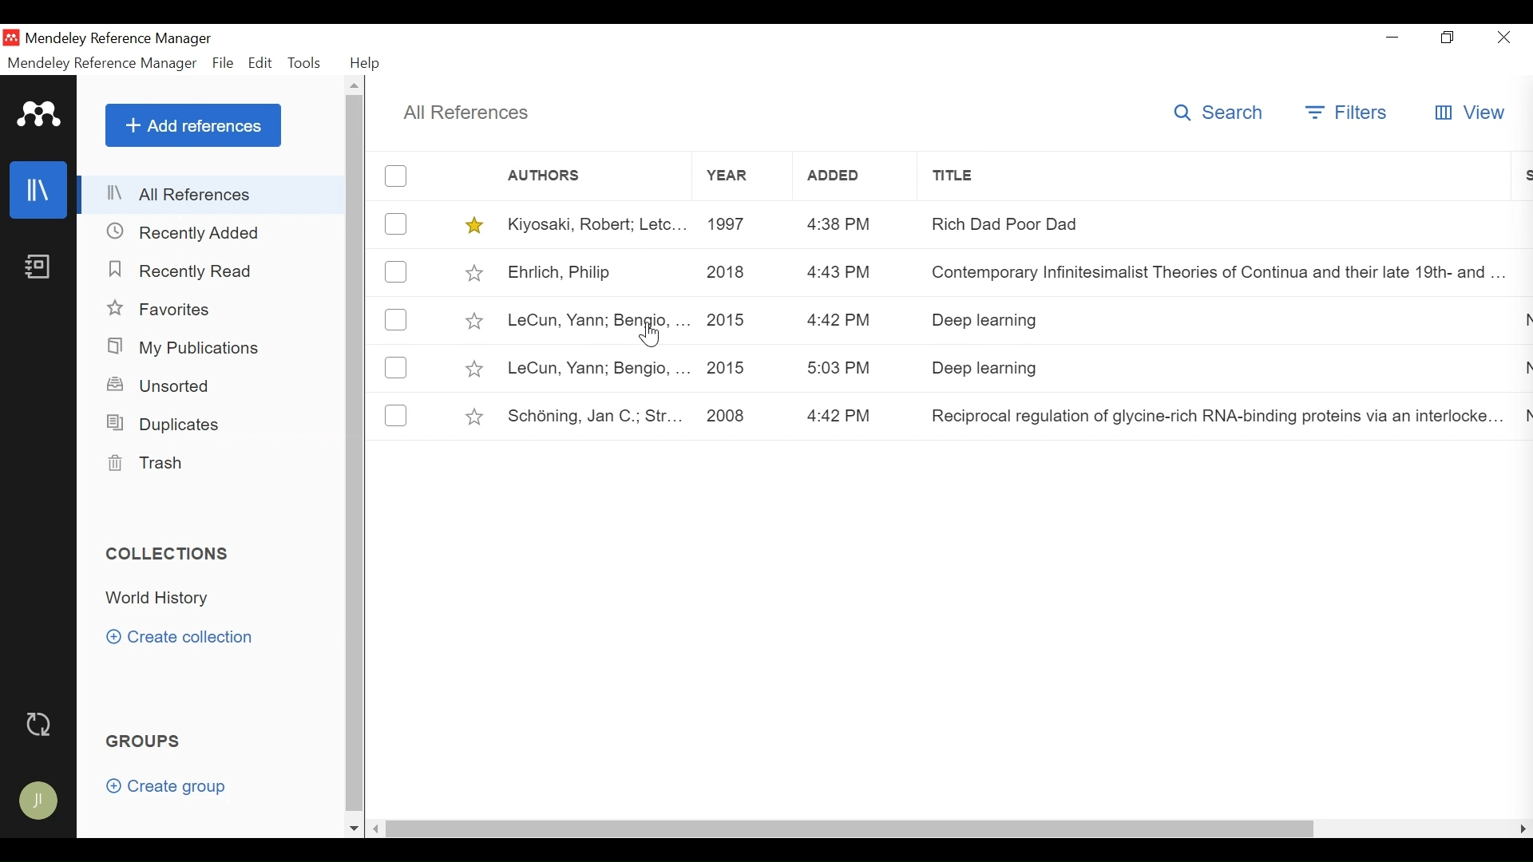 The width and height of the screenshot is (1533, 862). I want to click on Scroll down, so click(354, 828).